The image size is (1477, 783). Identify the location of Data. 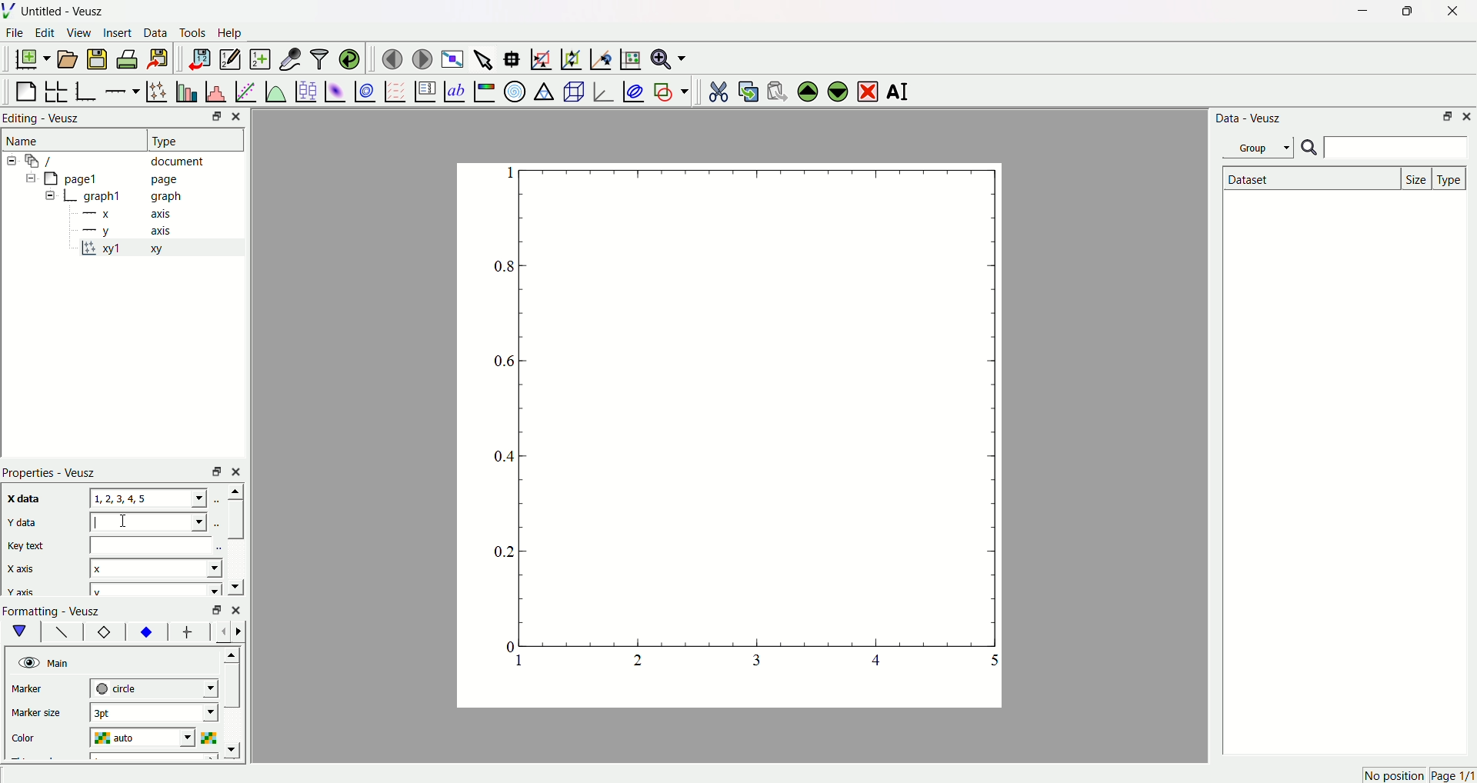
(156, 35).